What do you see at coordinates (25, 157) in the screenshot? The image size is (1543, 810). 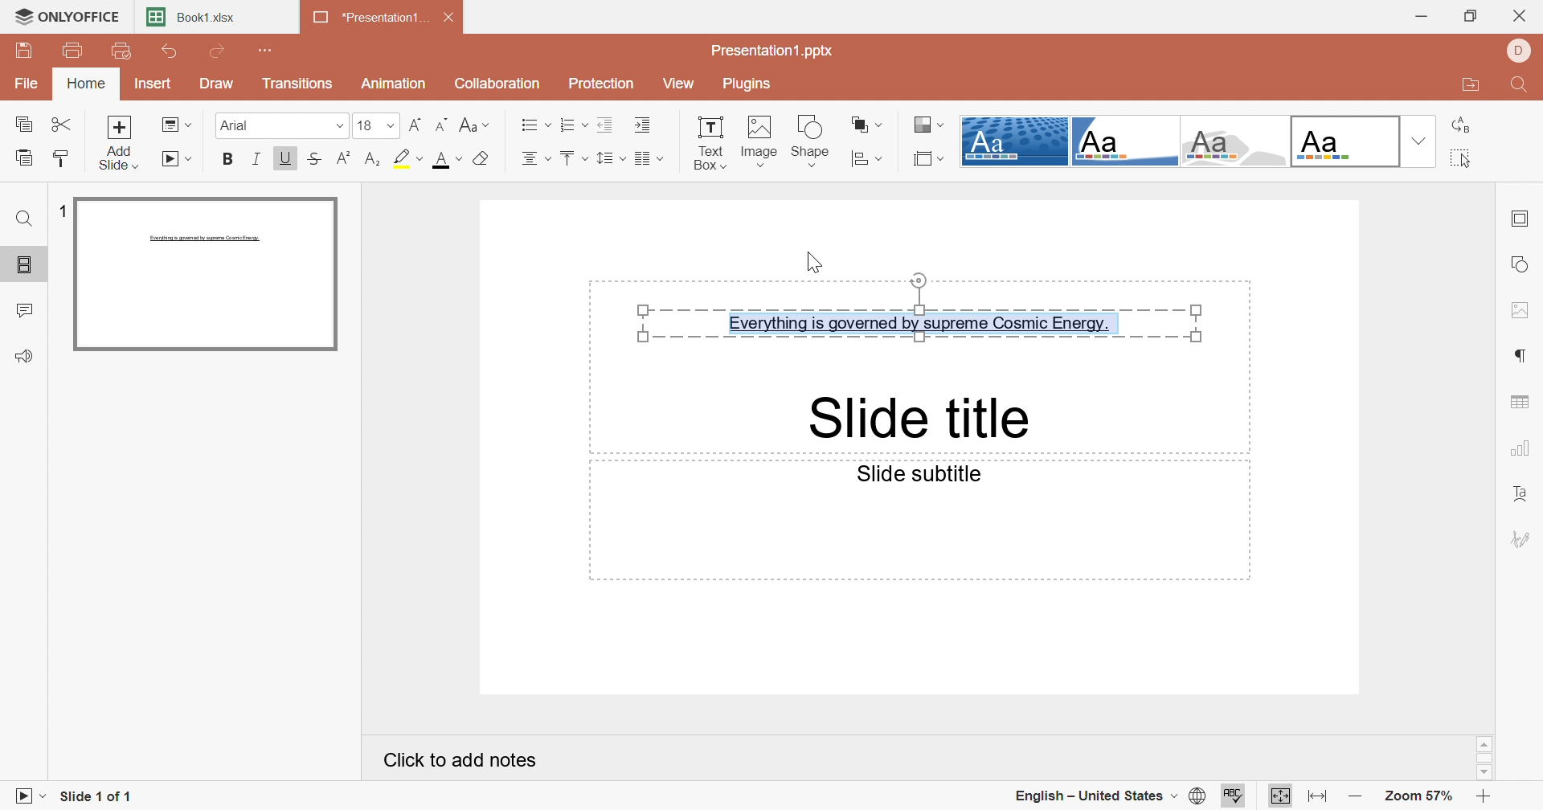 I see `paste` at bounding box center [25, 157].